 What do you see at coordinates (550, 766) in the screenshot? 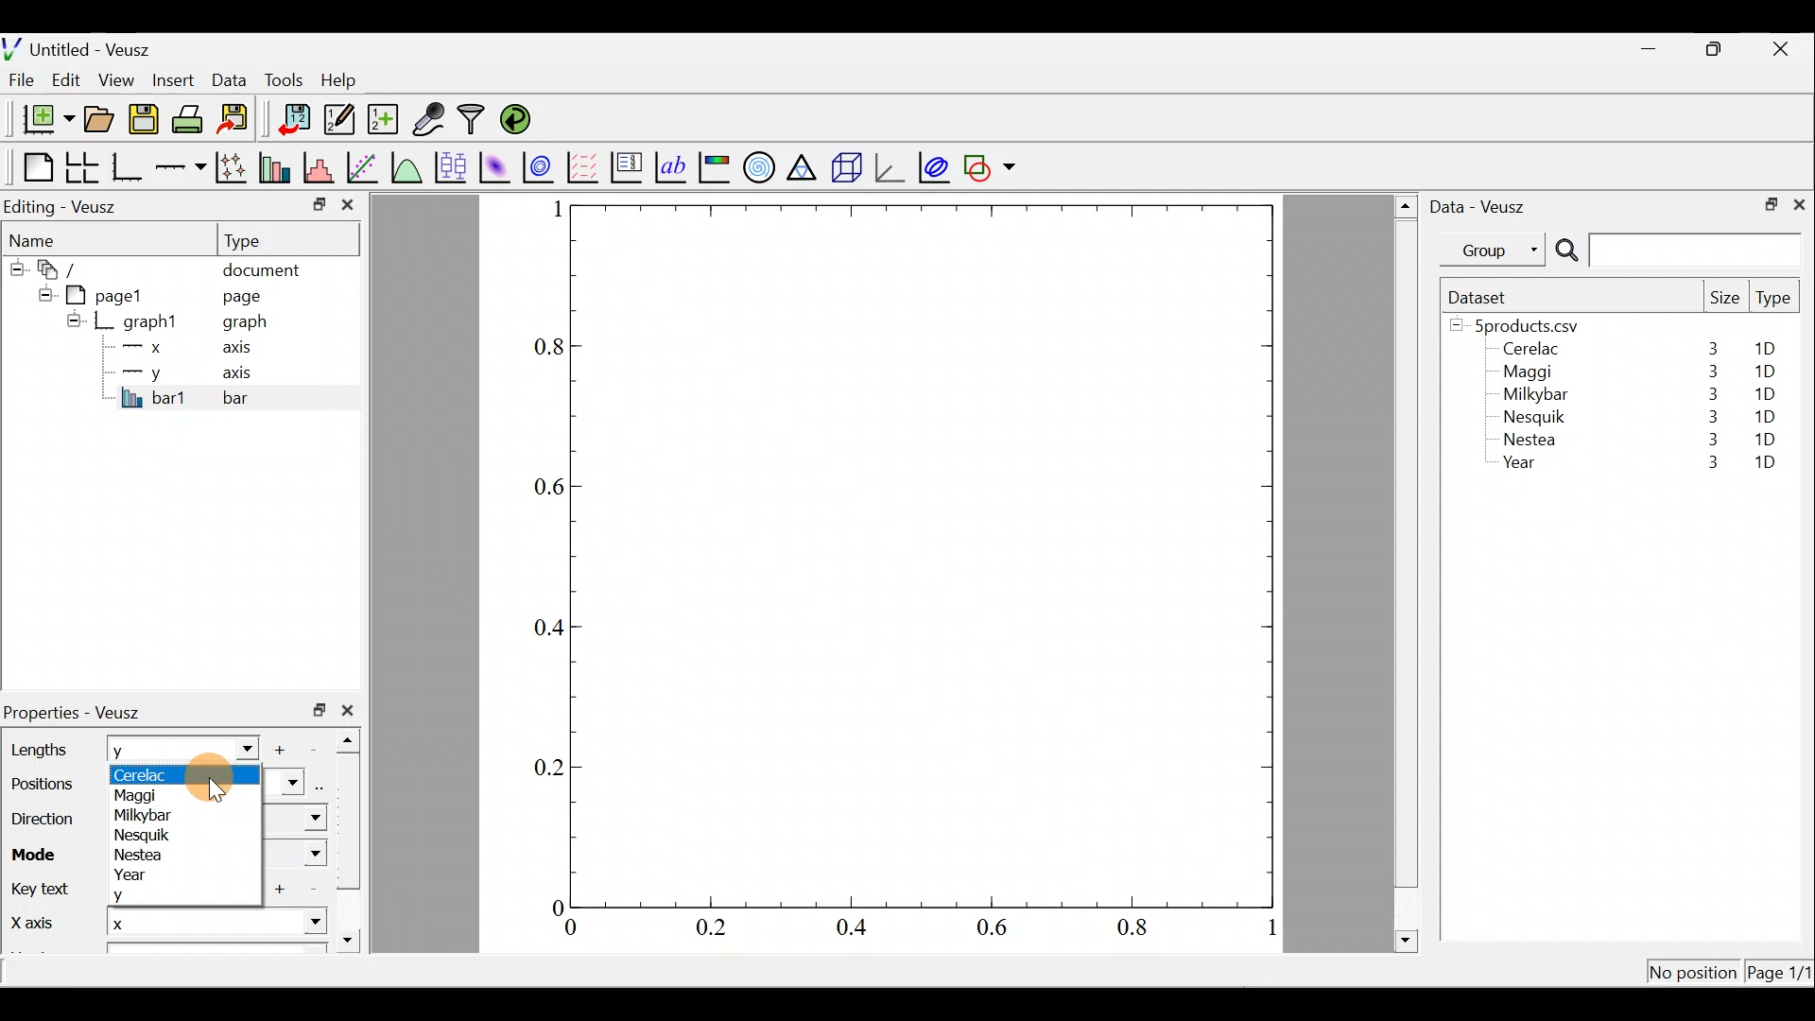
I see `0.2` at bounding box center [550, 766].